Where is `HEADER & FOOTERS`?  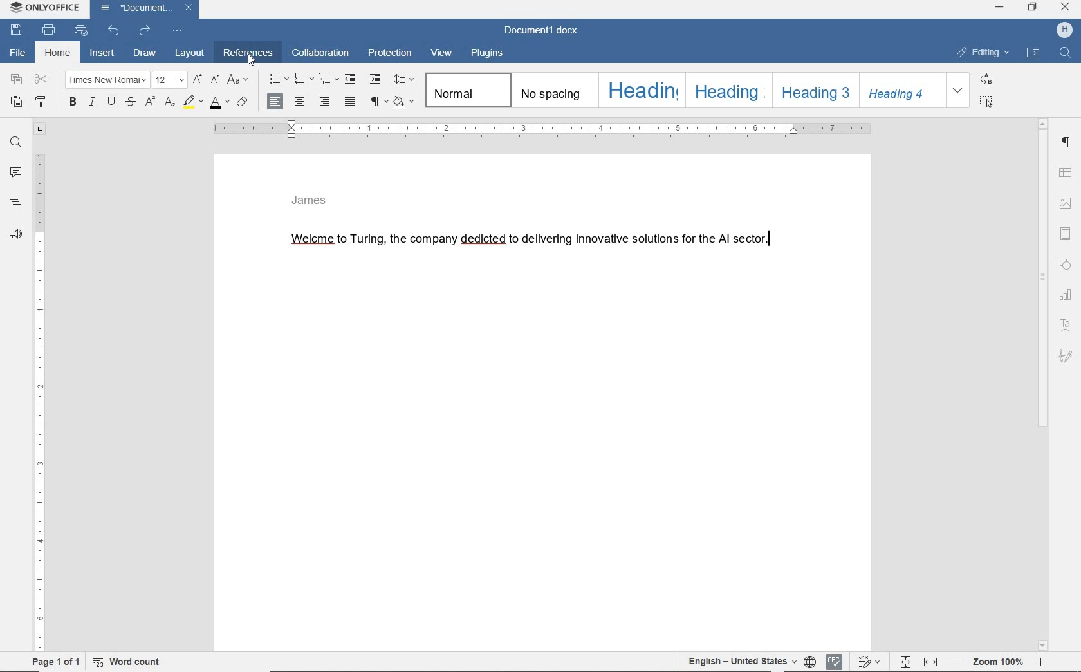
HEADER & FOOTERS is located at coordinates (1067, 232).